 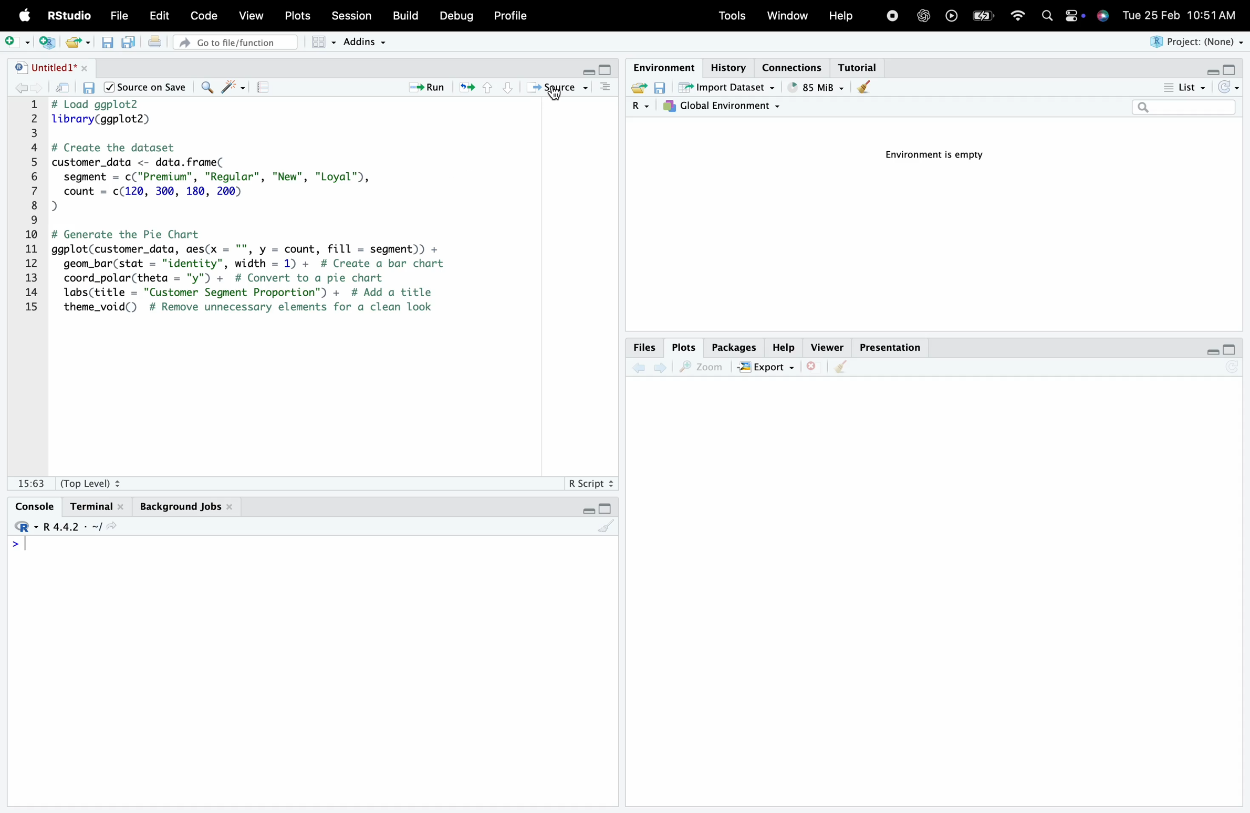 I want to click on import dataset ~ ., so click(x=731, y=87).